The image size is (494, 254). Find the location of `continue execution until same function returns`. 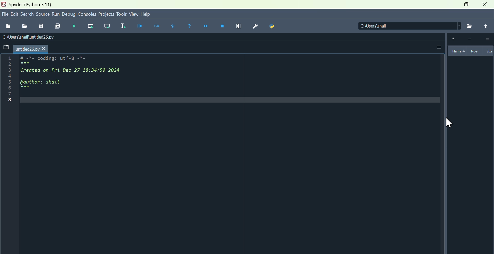

continue execution until same function returns is located at coordinates (190, 26).